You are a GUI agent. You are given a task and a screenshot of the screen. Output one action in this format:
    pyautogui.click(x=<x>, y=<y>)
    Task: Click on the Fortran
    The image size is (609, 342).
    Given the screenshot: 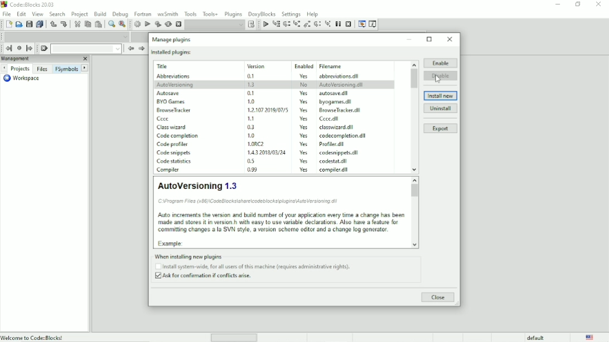 What is the action you would take?
    pyautogui.click(x=143, y=14)
    